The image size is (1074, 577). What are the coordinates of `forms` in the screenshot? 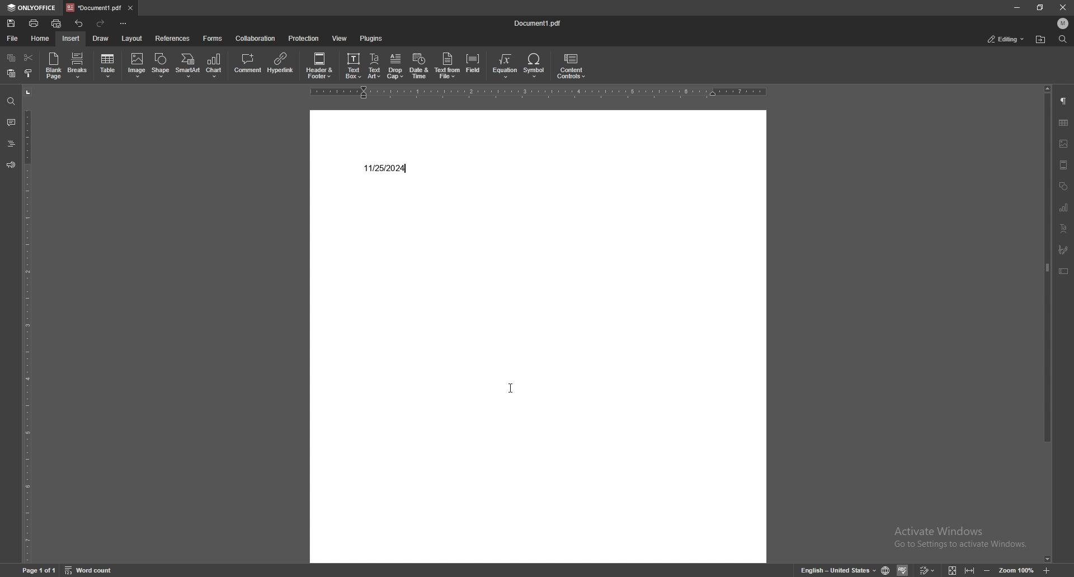 It's located at (213, 39).